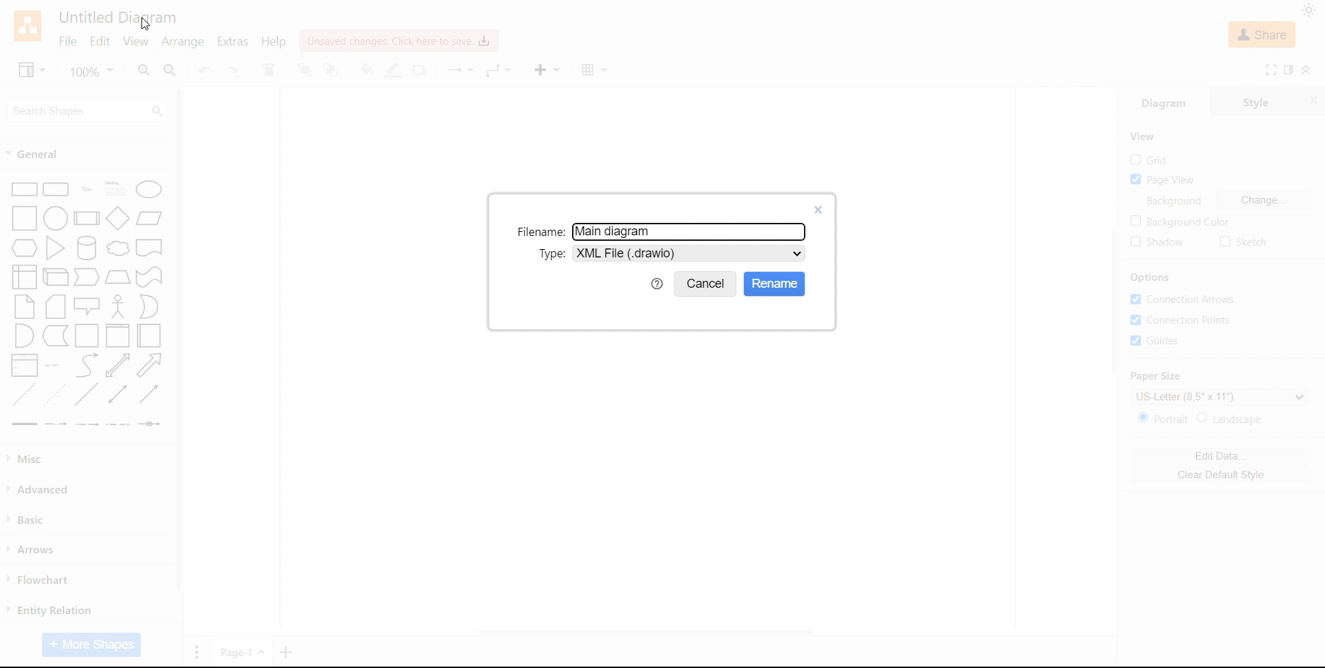 This screenshot has height=668, width=1325. I want to click on Landscape , so click(1232, 418).